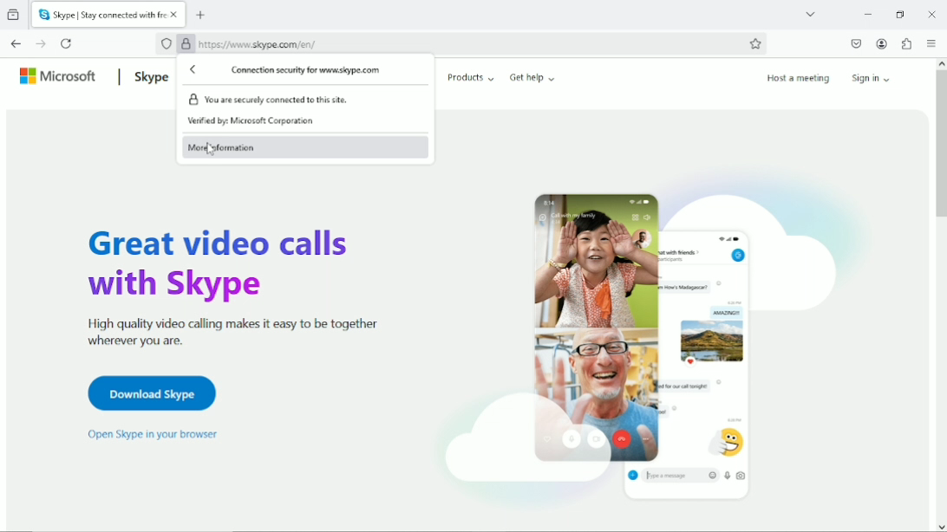 The width and height of the screenshot is (947, 532). What do you see at coordinates (225, 148) in the screenshot?
I see `More information` at bounding box center [225, 148].